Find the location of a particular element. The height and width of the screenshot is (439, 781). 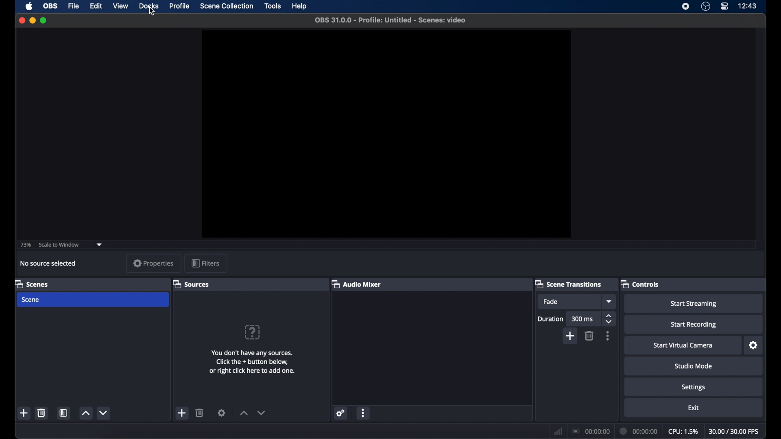

scenes is located at coordinates (32, 284).